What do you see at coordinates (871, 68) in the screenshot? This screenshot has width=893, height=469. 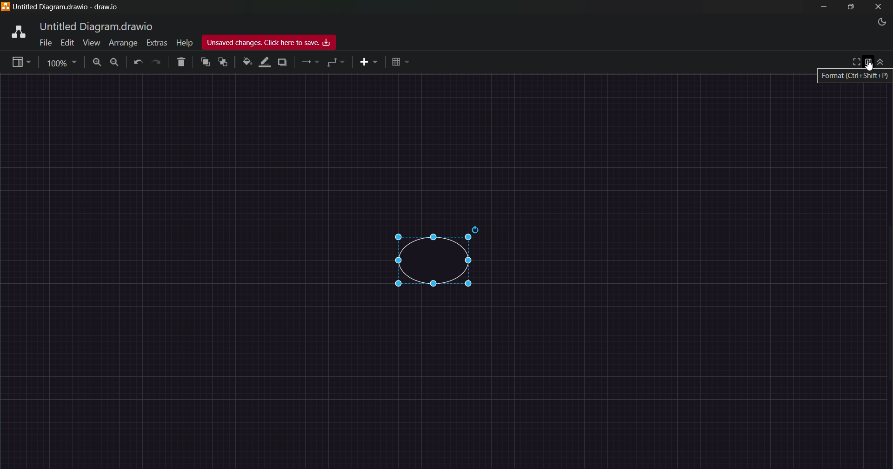 I see `cursor` at bounding box center [871, 68].